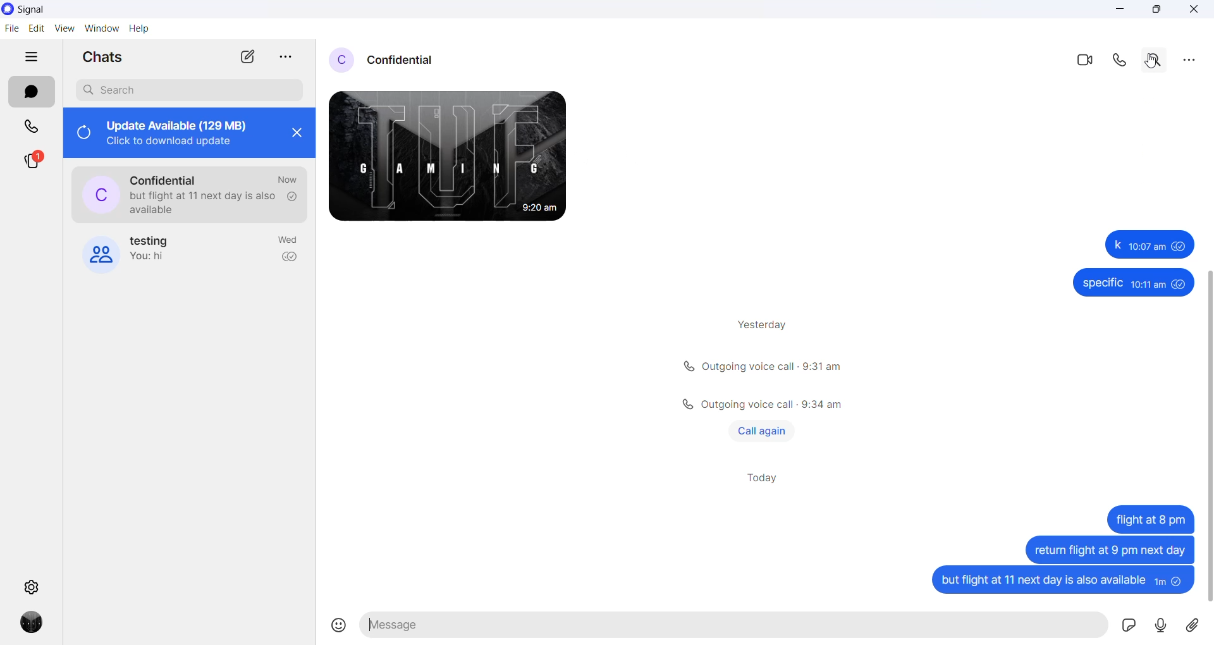 The image size is (1214, 645). What do you see at coordinates (297, 137) in the screenshot?
I see `close` at bounding box center [297, 137].